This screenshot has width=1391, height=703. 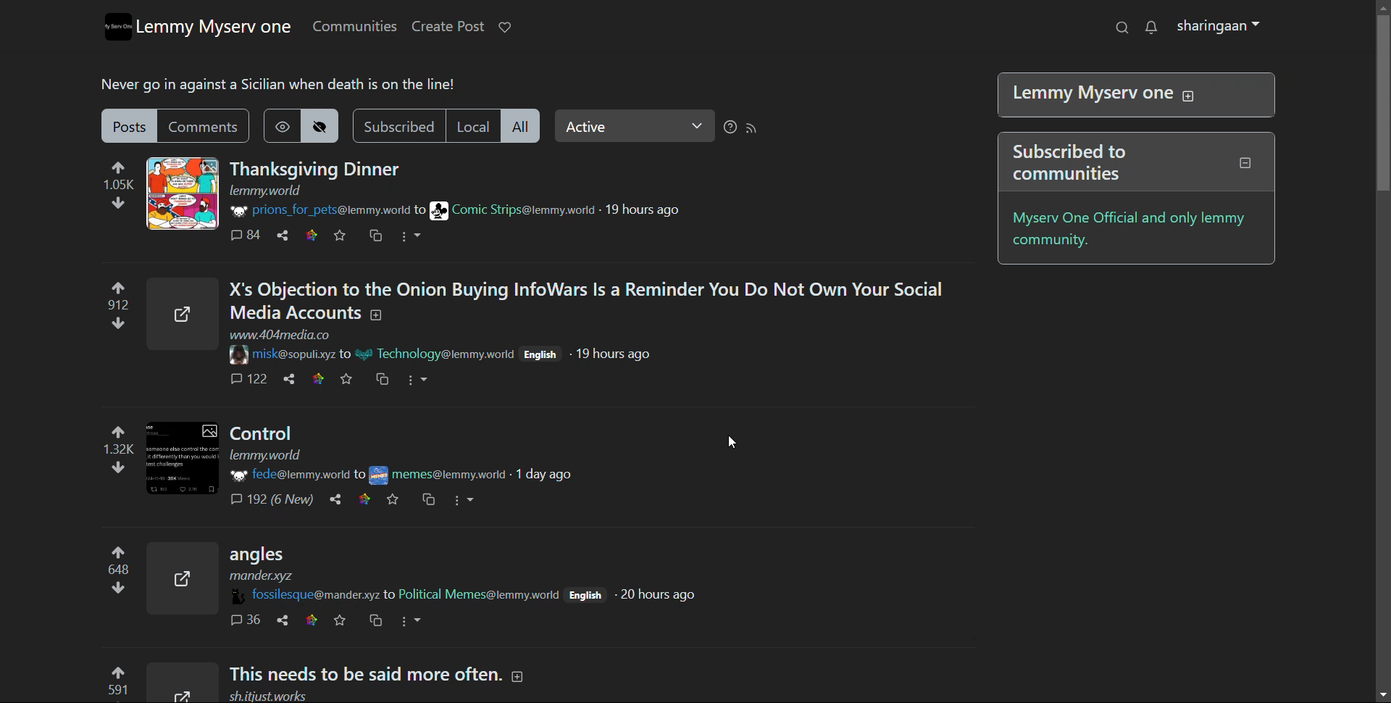 I want to click on sorting help, so click(x=730, y=128).